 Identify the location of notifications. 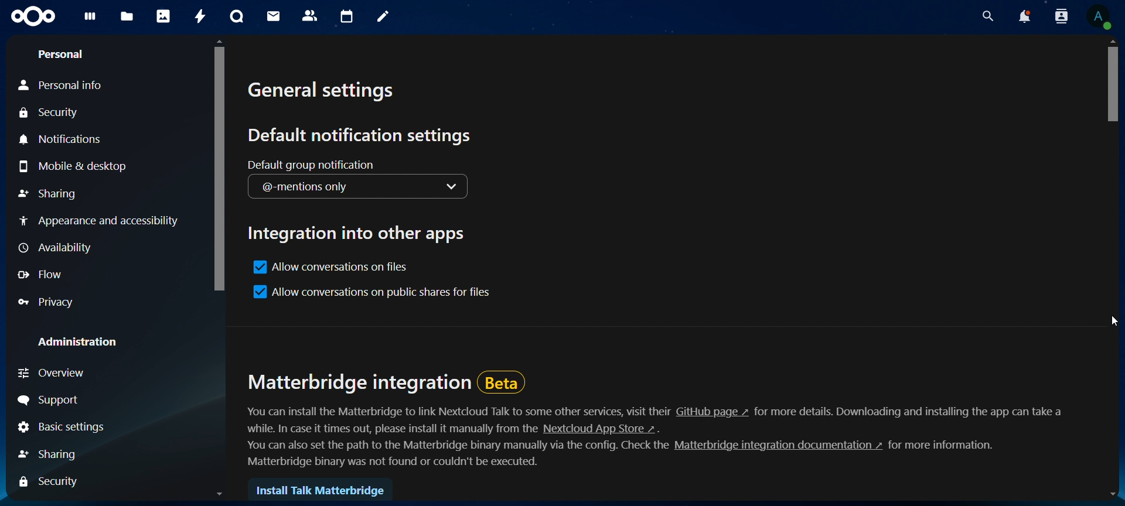
(1024, 16).